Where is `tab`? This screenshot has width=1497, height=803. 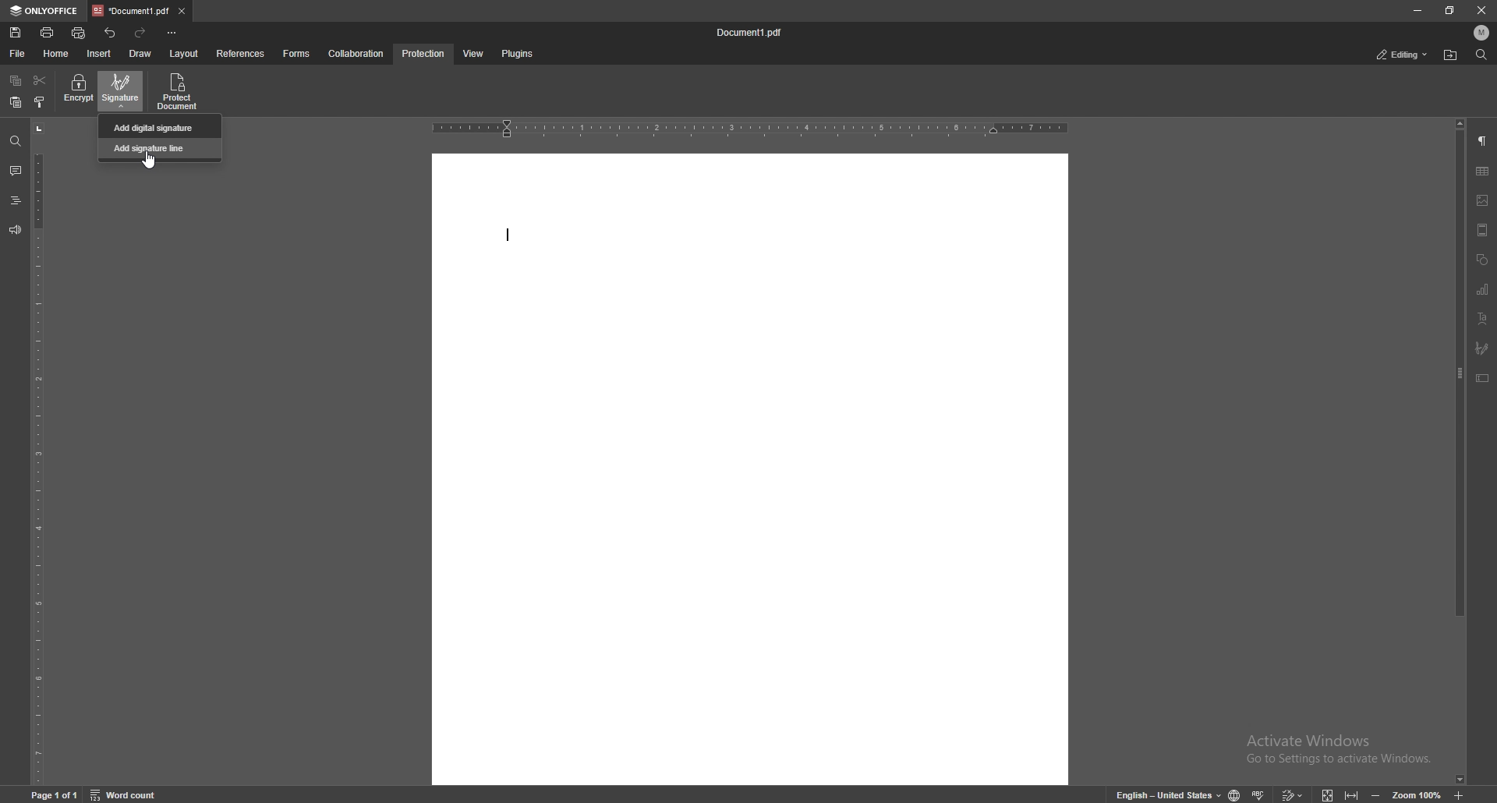 tab is located at coordinates (130, 10).